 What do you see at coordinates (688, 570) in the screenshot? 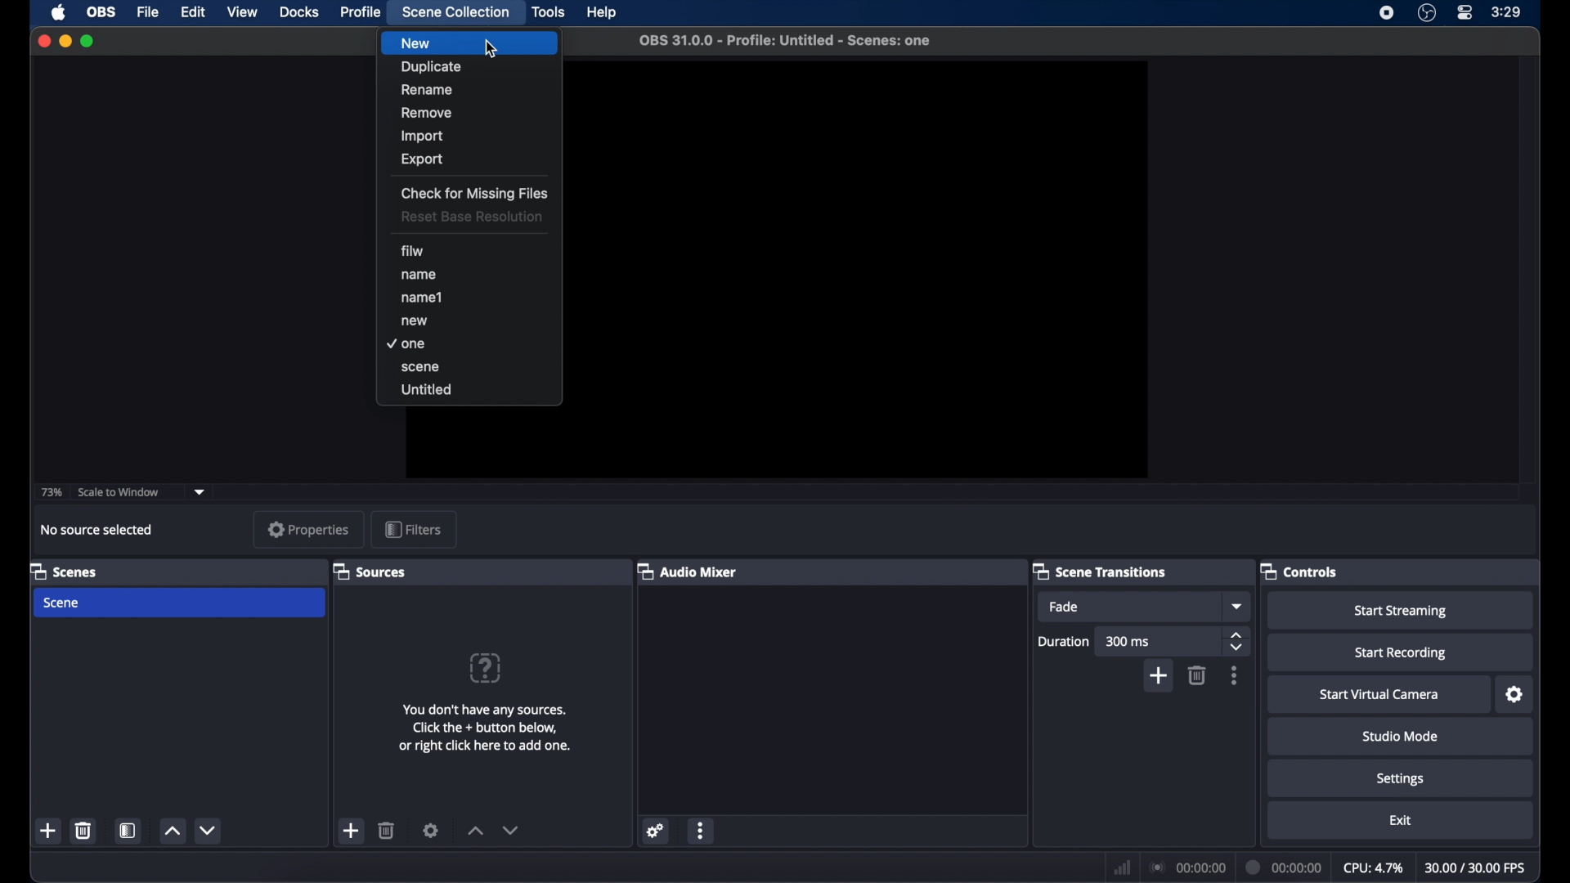
I see `audio mixer` at bounding box center [688, 570].